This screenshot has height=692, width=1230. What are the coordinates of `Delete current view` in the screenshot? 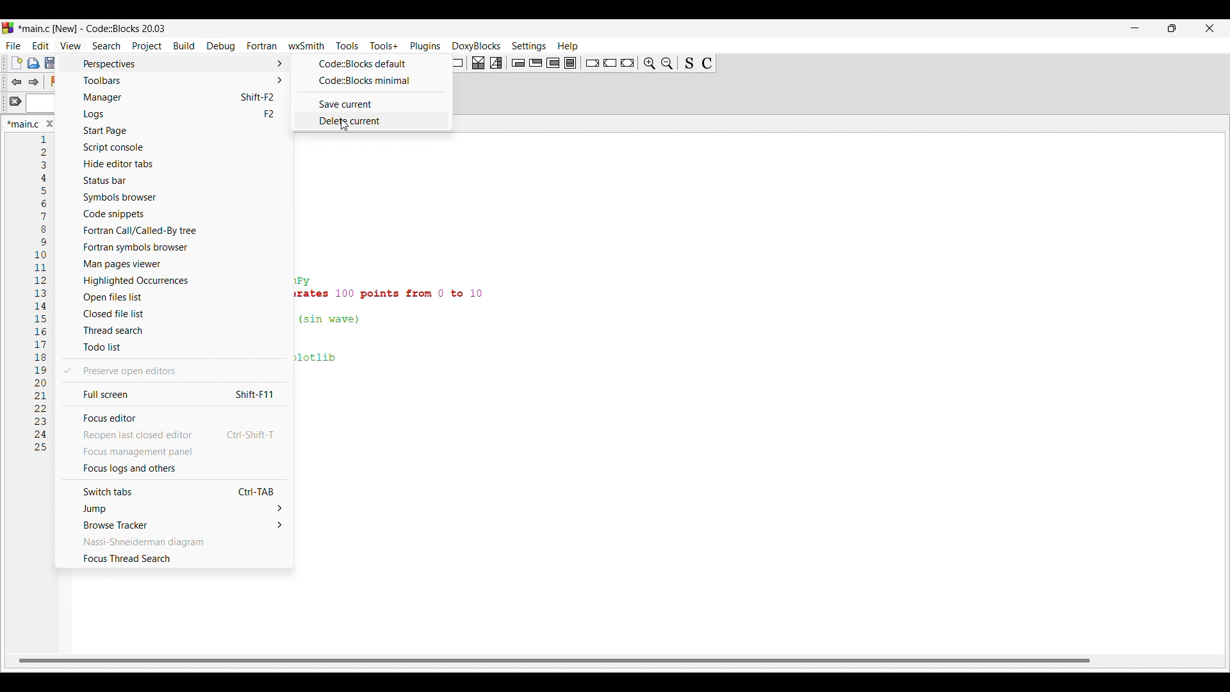 It's located at (368, 121).